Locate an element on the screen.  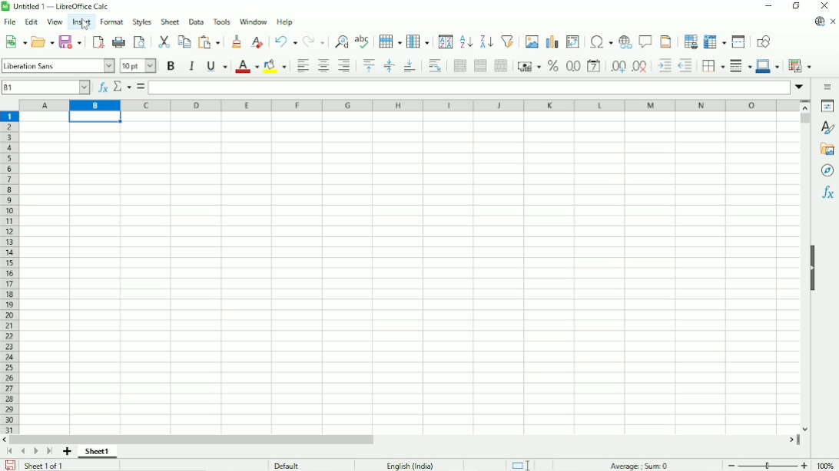
Auto filter is located at coordinates (506, 41).